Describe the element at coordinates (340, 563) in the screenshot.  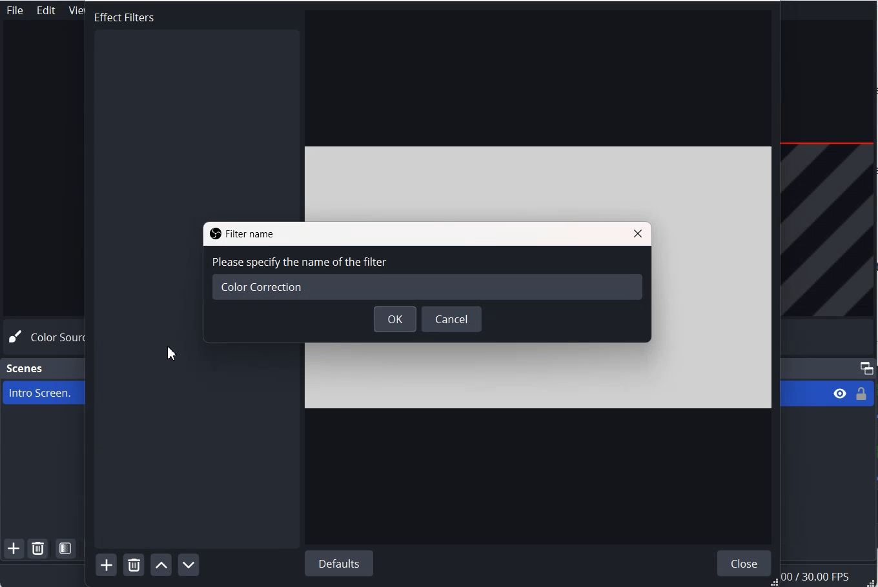
I see `Default` at that location.